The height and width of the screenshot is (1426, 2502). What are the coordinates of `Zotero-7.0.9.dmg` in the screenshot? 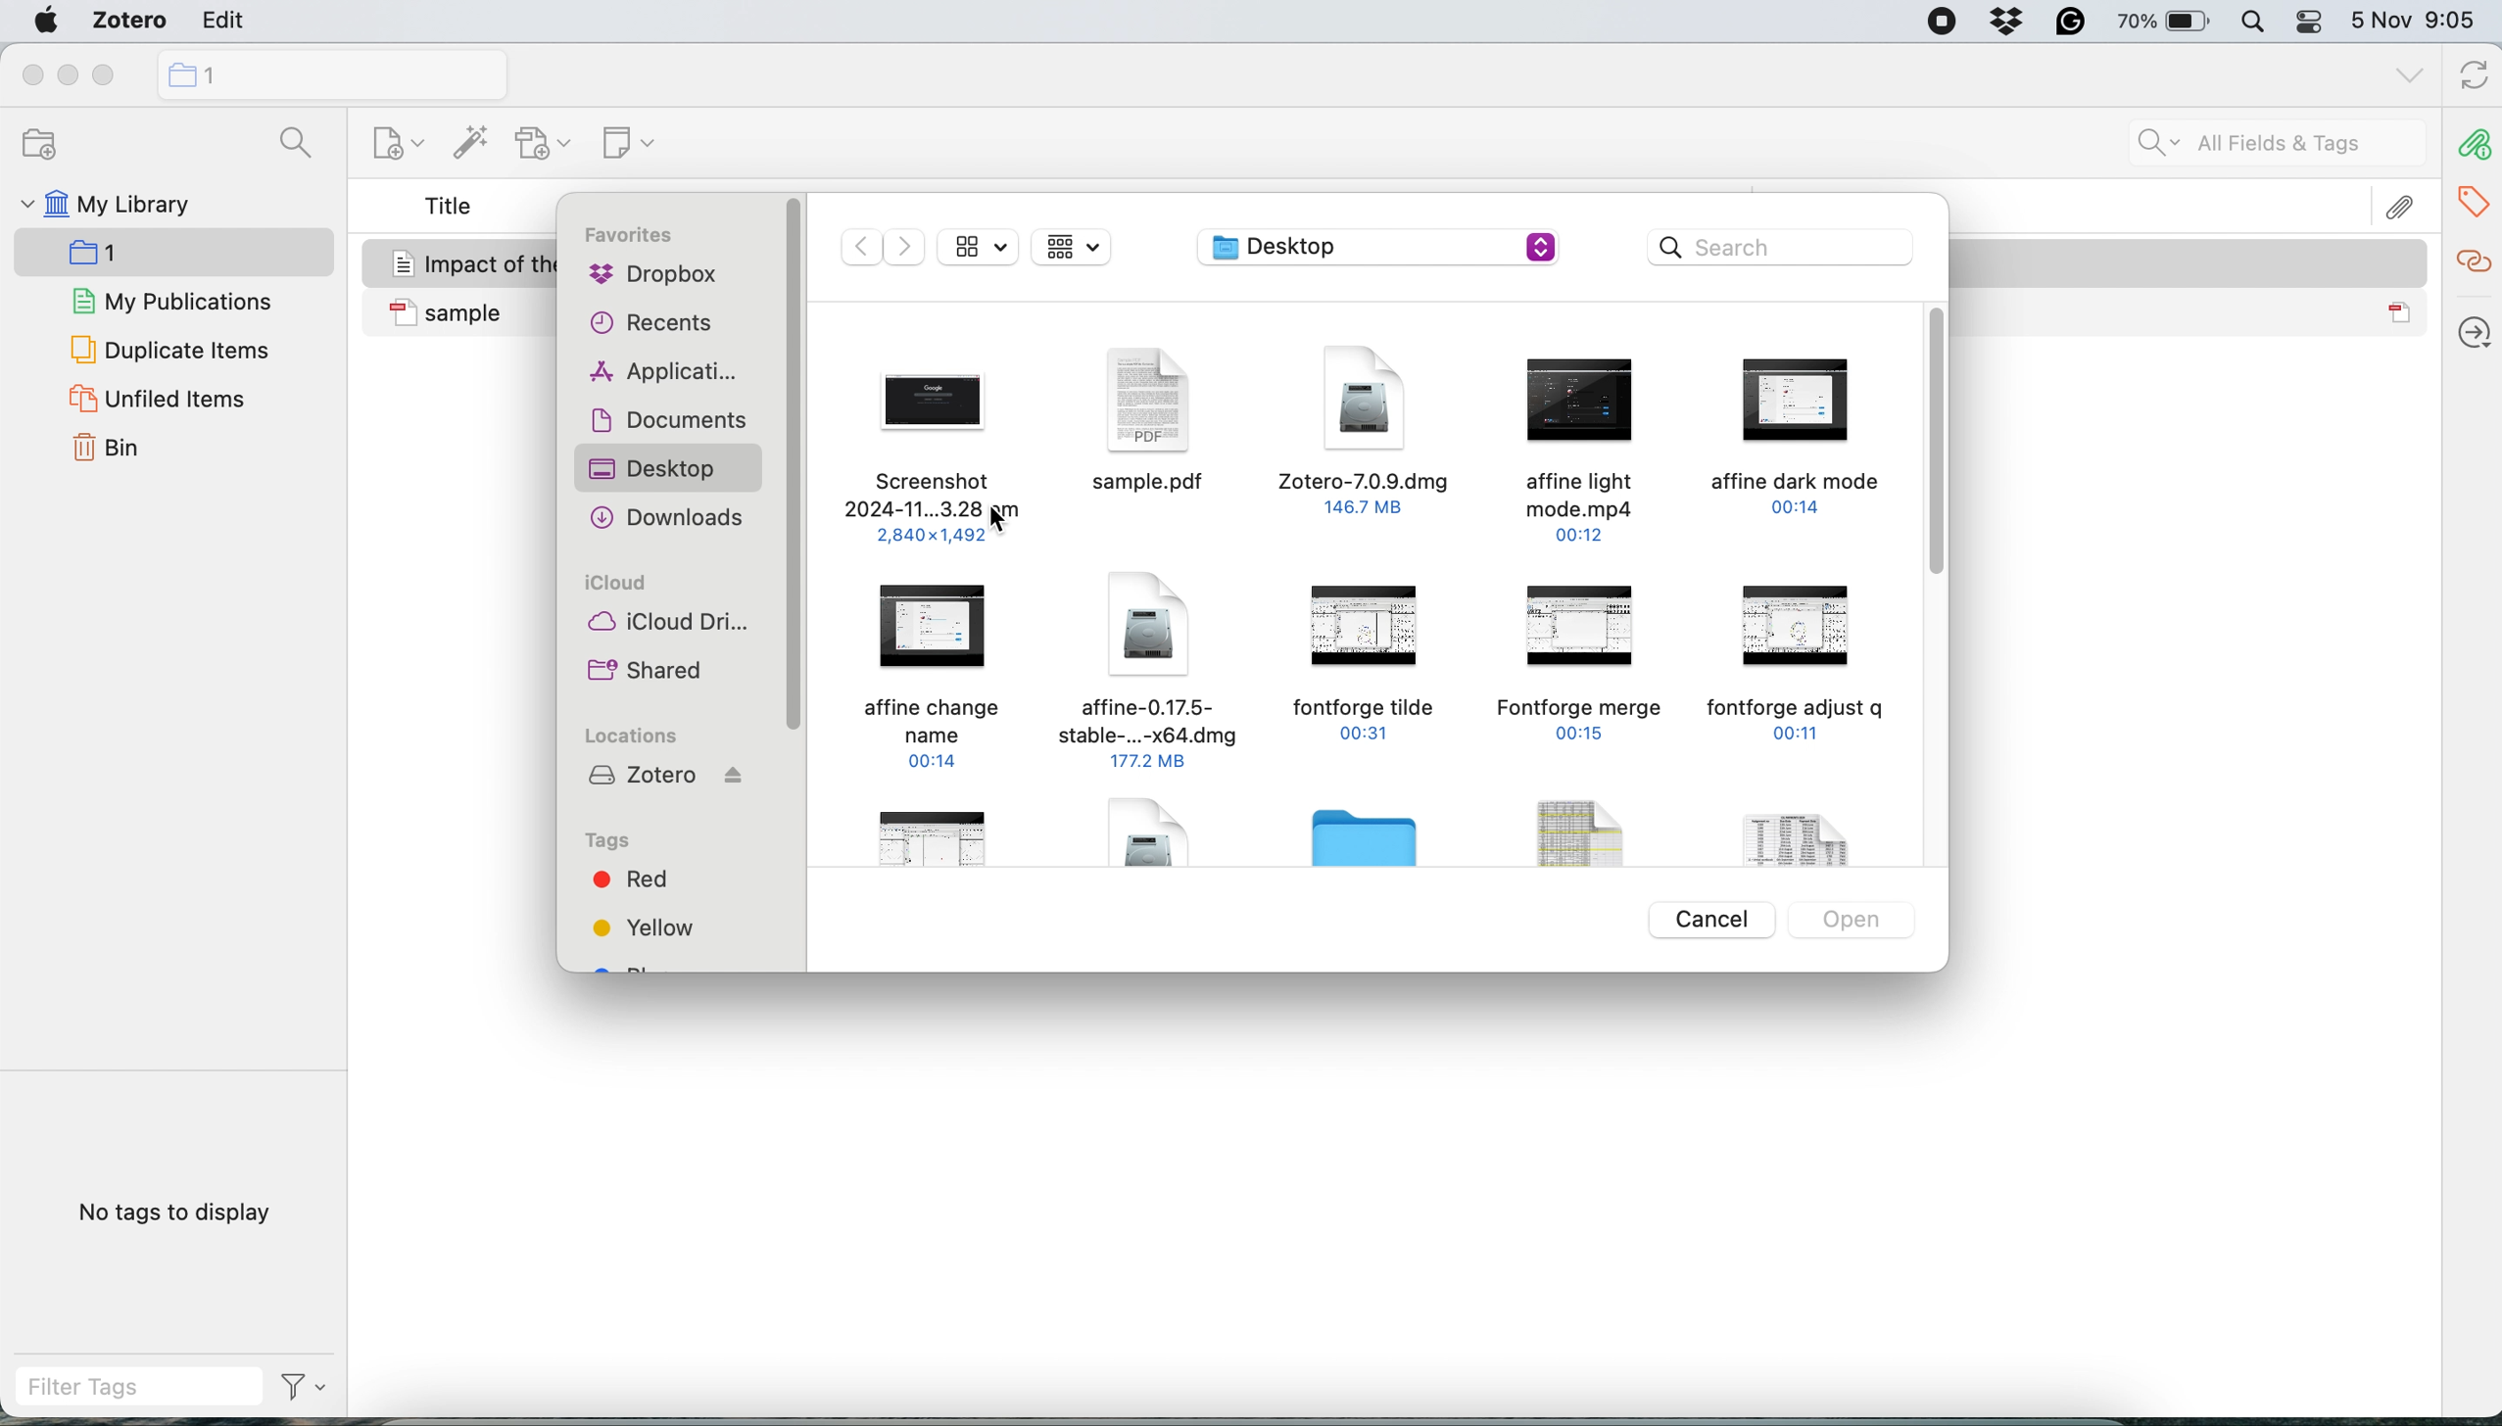 It's located at (1366, 430).